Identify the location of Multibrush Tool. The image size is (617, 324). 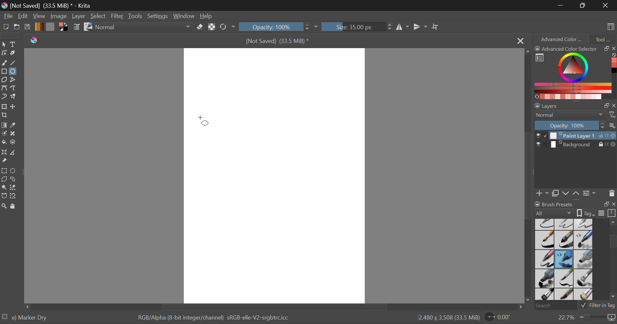
(15, 97).